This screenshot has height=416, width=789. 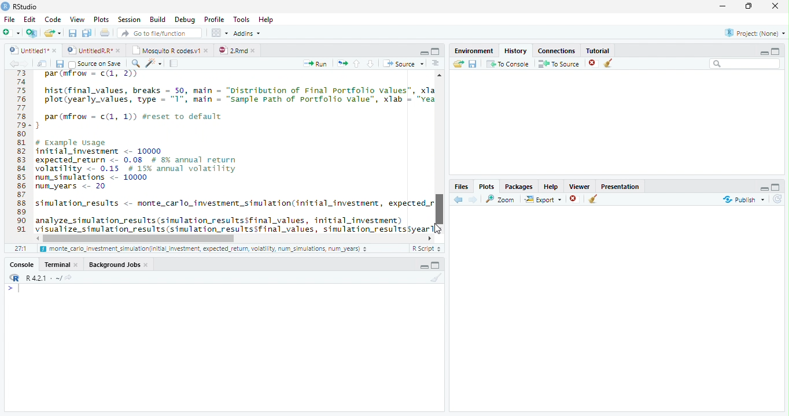 I want to click on Save all open files, so click(x=86, y=33).